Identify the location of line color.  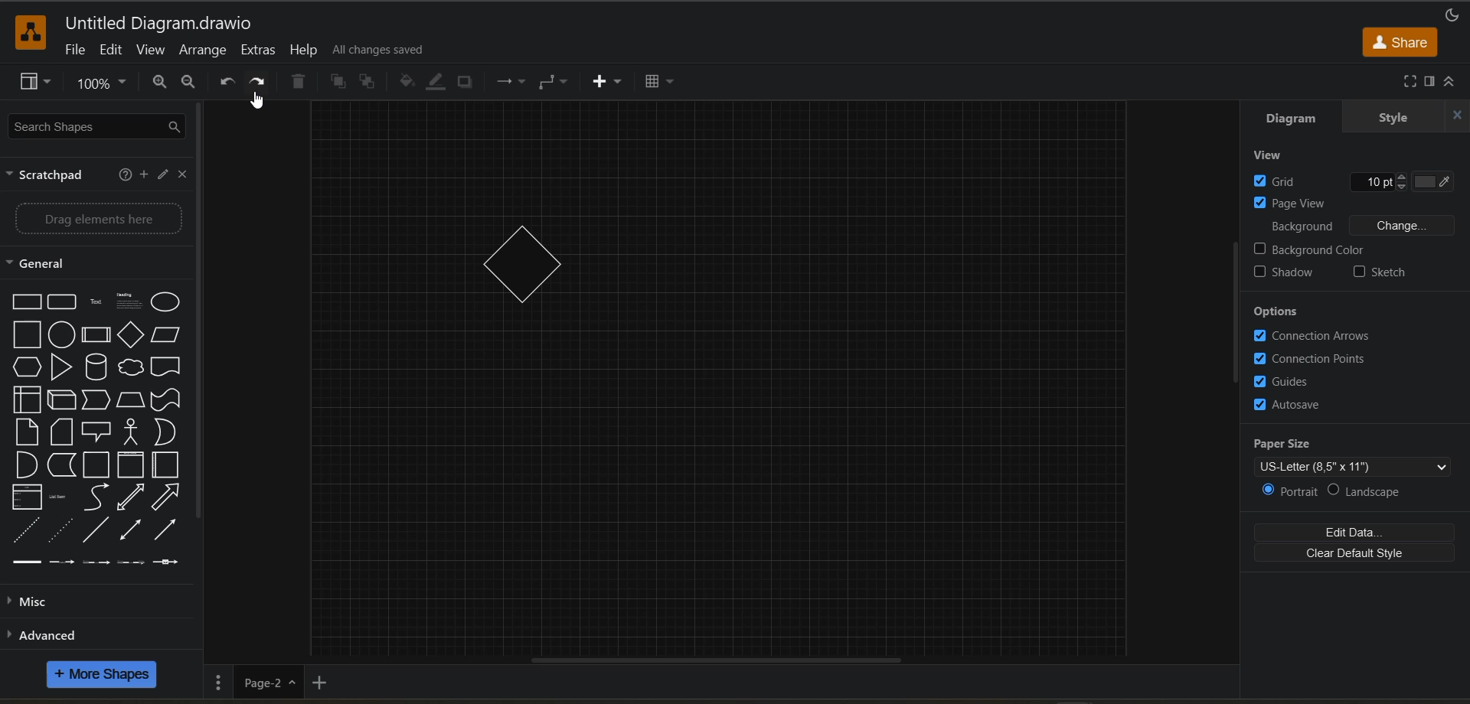
(433, 84).